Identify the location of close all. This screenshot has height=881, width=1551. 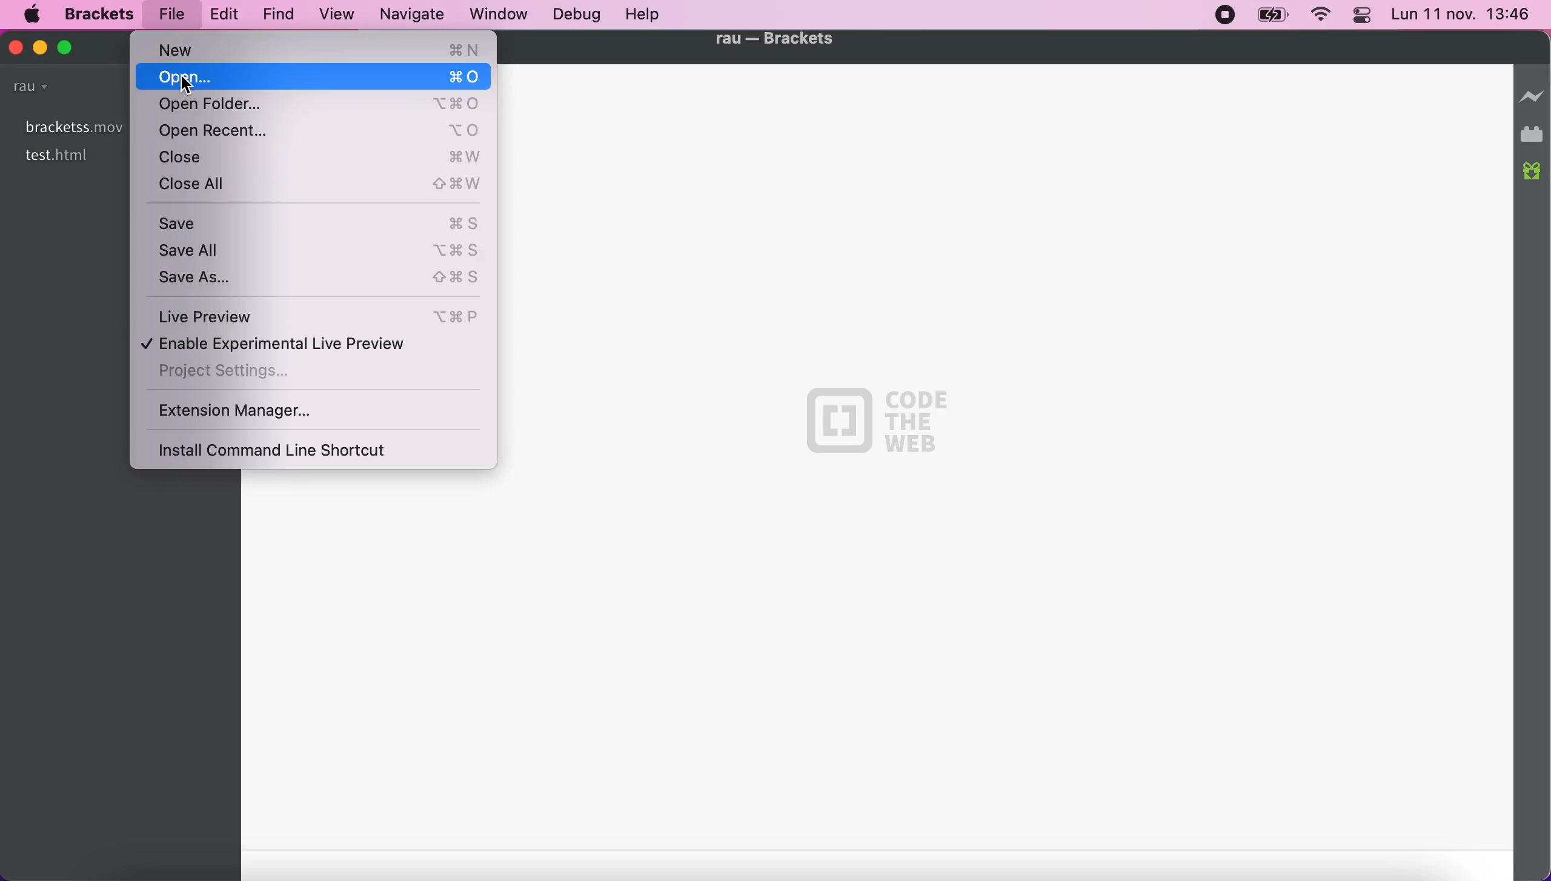
(316, 185).